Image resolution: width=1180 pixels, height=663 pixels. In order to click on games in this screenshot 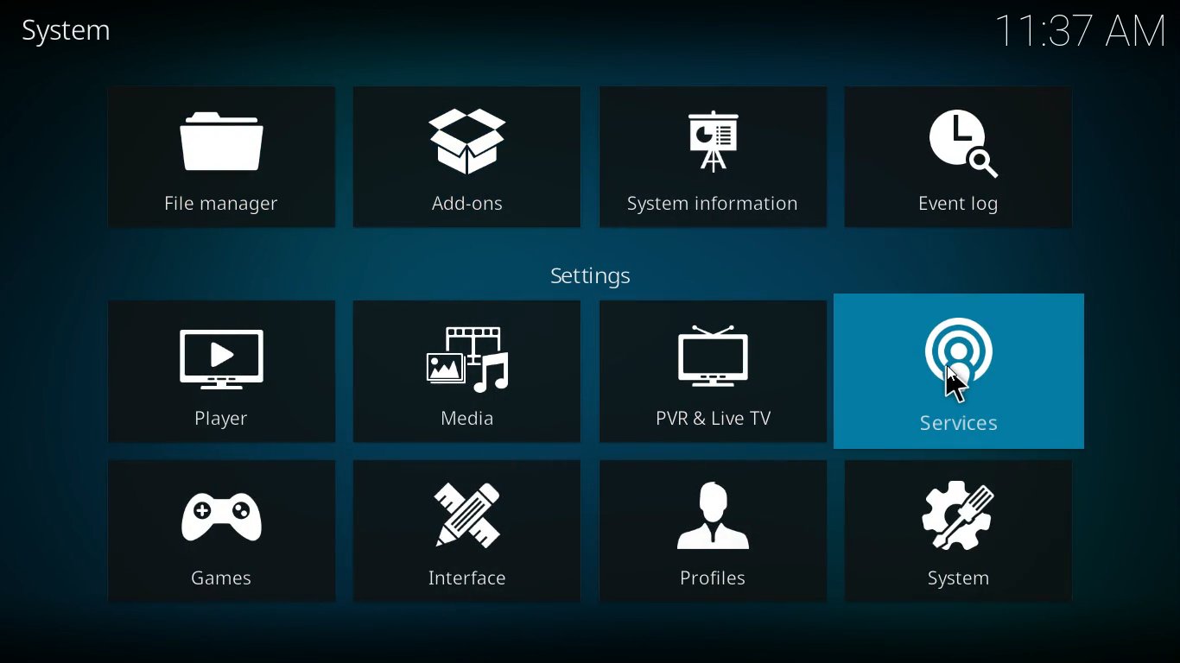, I will do `click(219, 530)`.